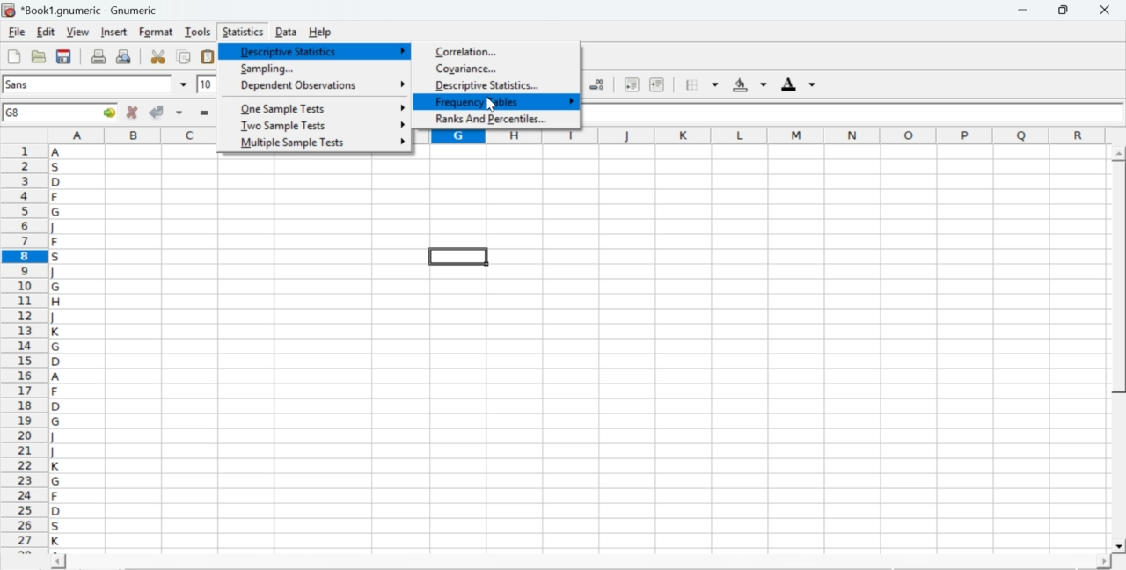  I want to click on cut, so click(157, 56).